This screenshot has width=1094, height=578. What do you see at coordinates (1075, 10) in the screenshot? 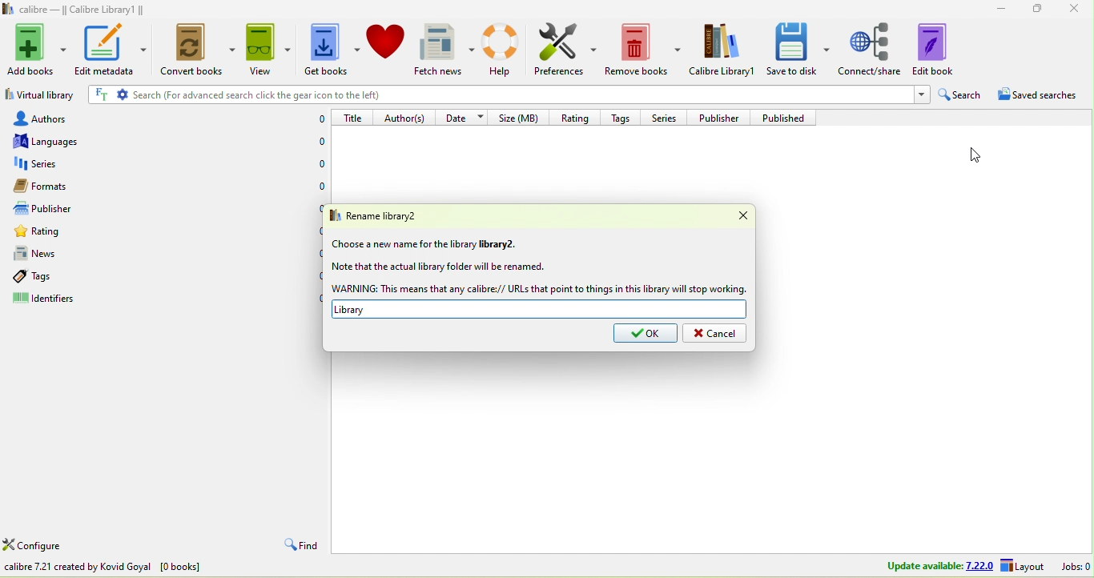
I see `close` at bounding box center [1075, 10].